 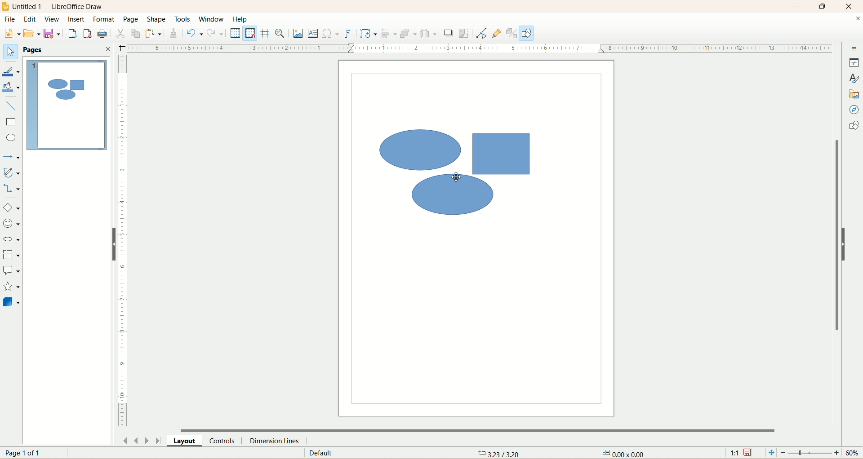 I want to click on close, so click(x=107, y=49).